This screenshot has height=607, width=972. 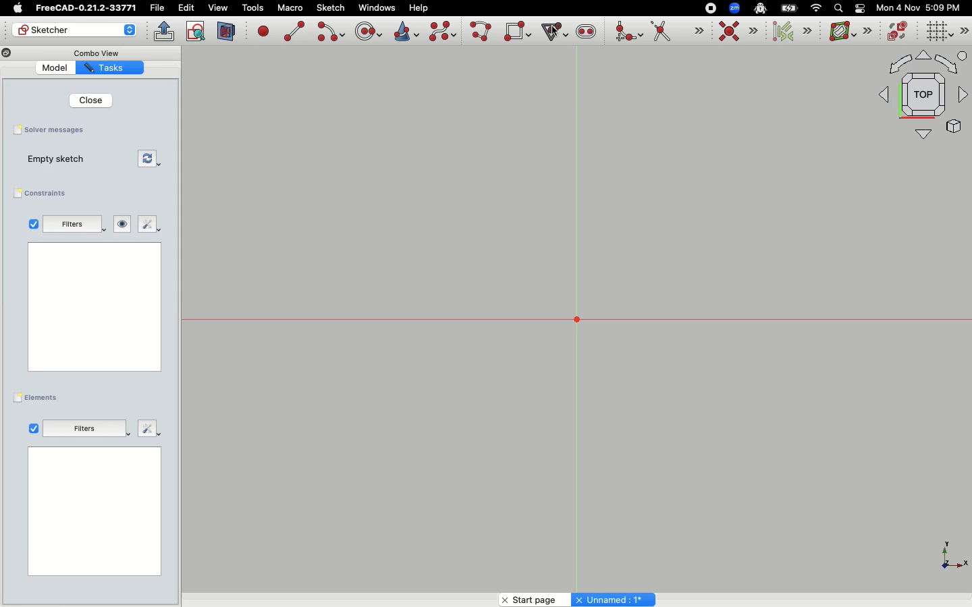 I want to click on Create point, so click(x=264, y=30).